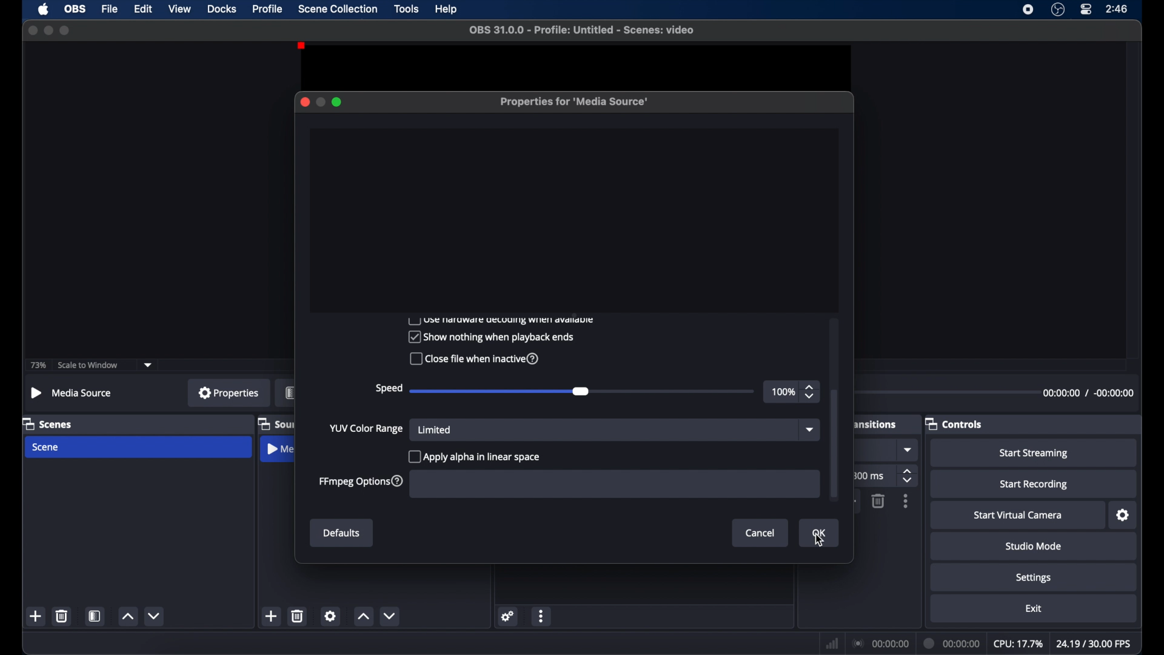  What do you see at coordinates (1034, 454) in the screenshot?
I see `start streaming` at bounding box center [1034, 454].